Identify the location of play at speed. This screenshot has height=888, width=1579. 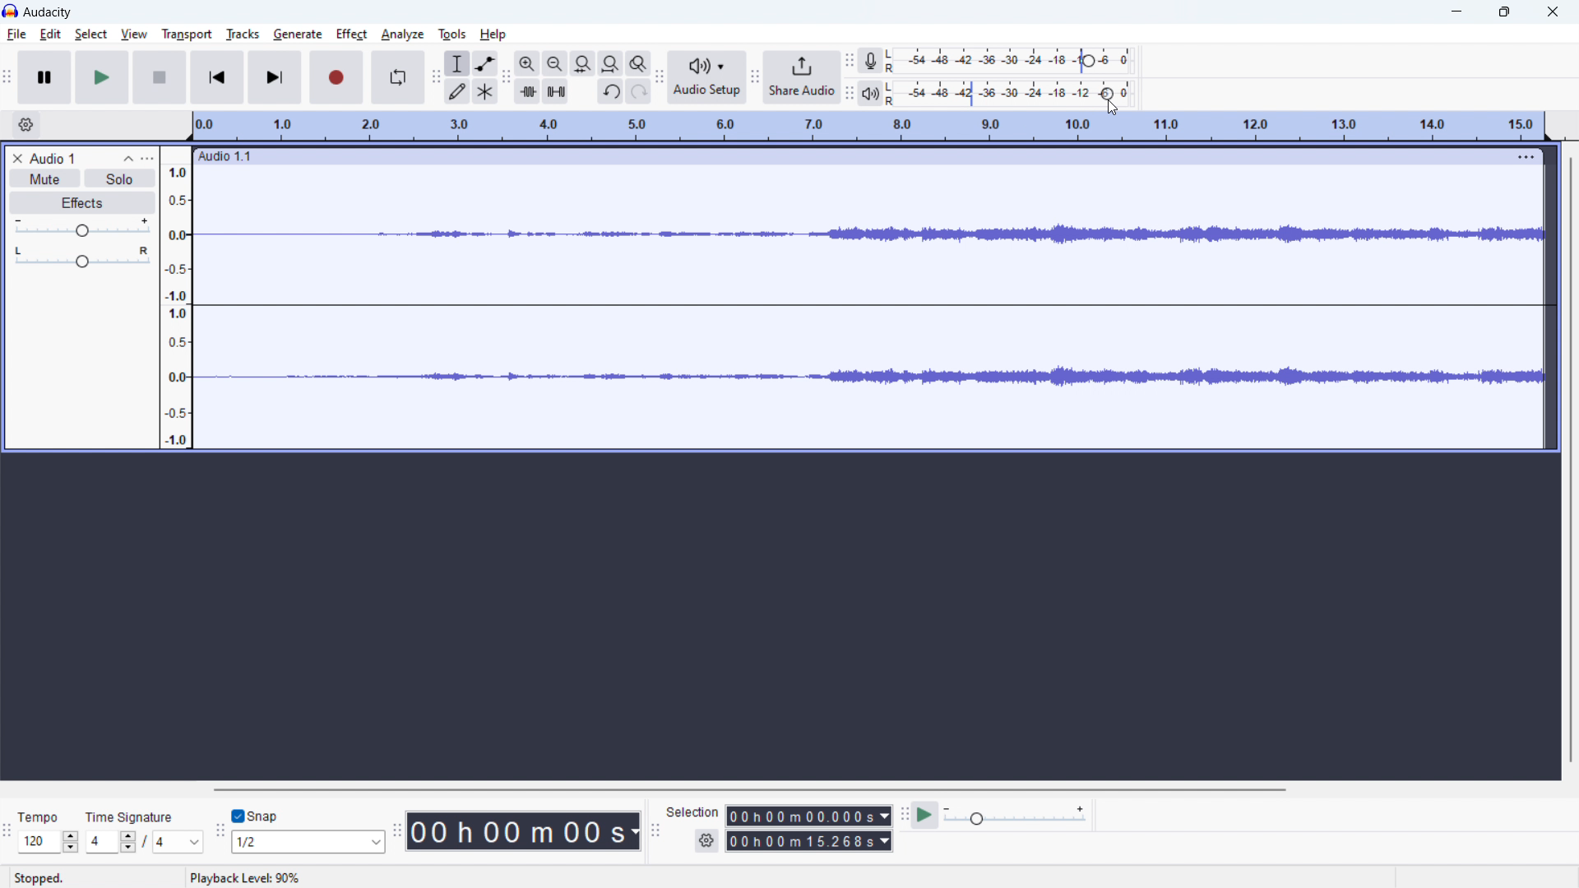
(925, 816).